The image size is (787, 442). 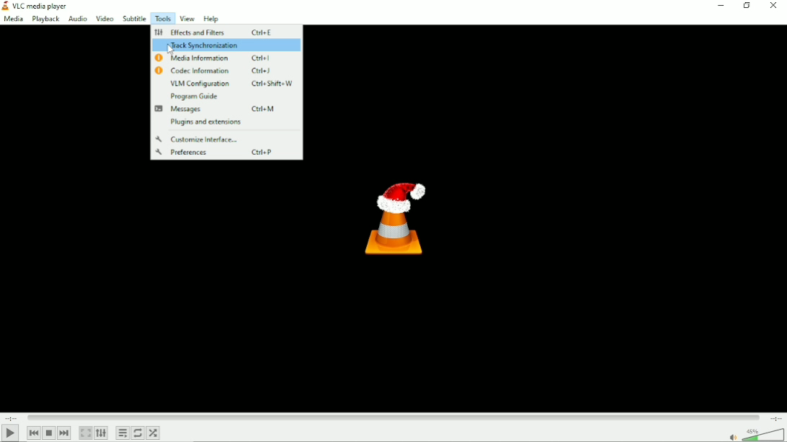 I want to click on Effects and filters, so click(x=214, y=32).